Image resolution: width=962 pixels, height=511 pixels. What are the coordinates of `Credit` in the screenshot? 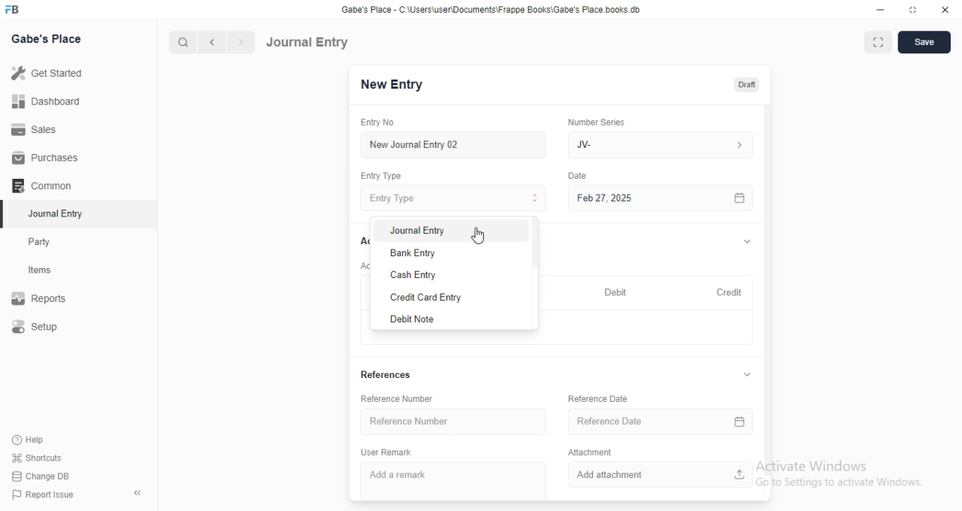 It's located at (730, 293).